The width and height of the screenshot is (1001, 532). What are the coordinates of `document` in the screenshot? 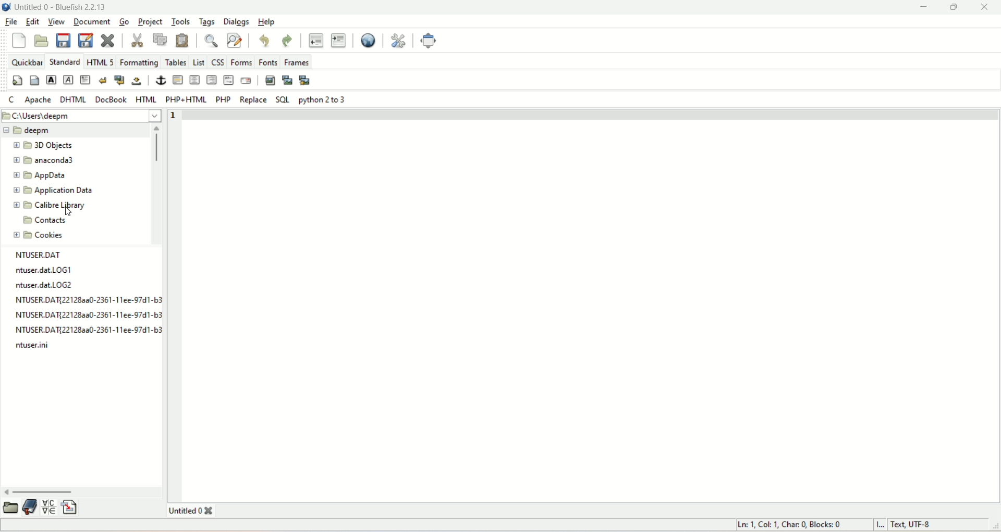 It's located at (91, 22).